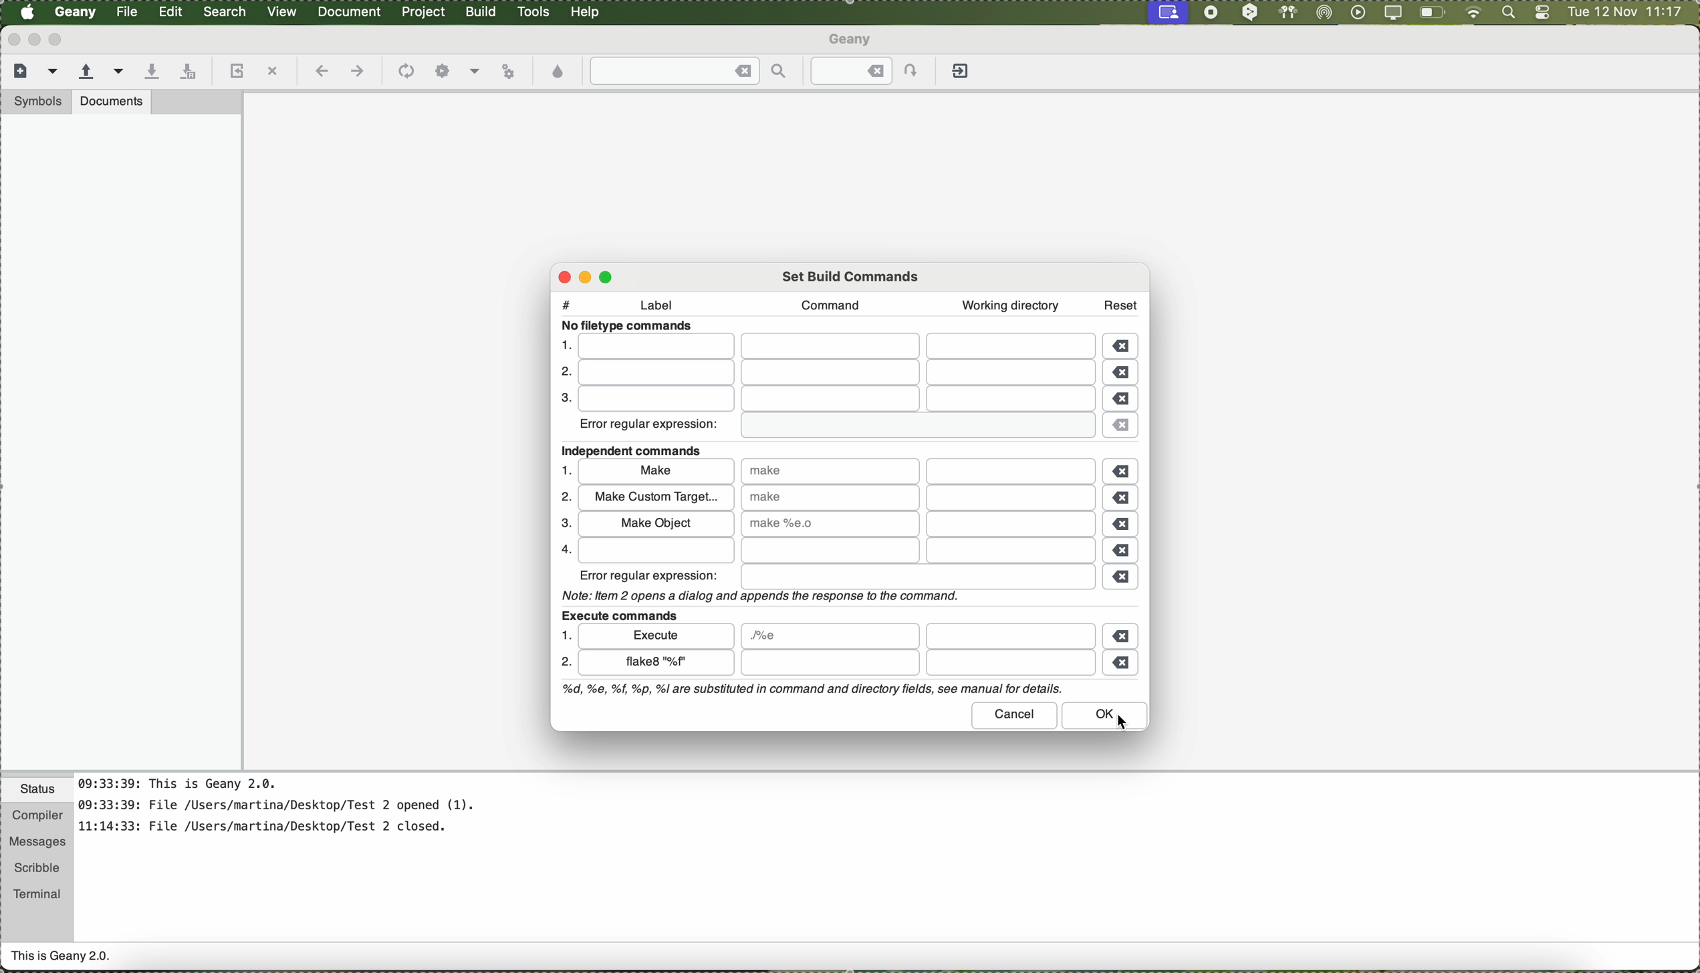 The width and height of the screenshot is (1700, 973). I want to click on status, so click(37, 791).